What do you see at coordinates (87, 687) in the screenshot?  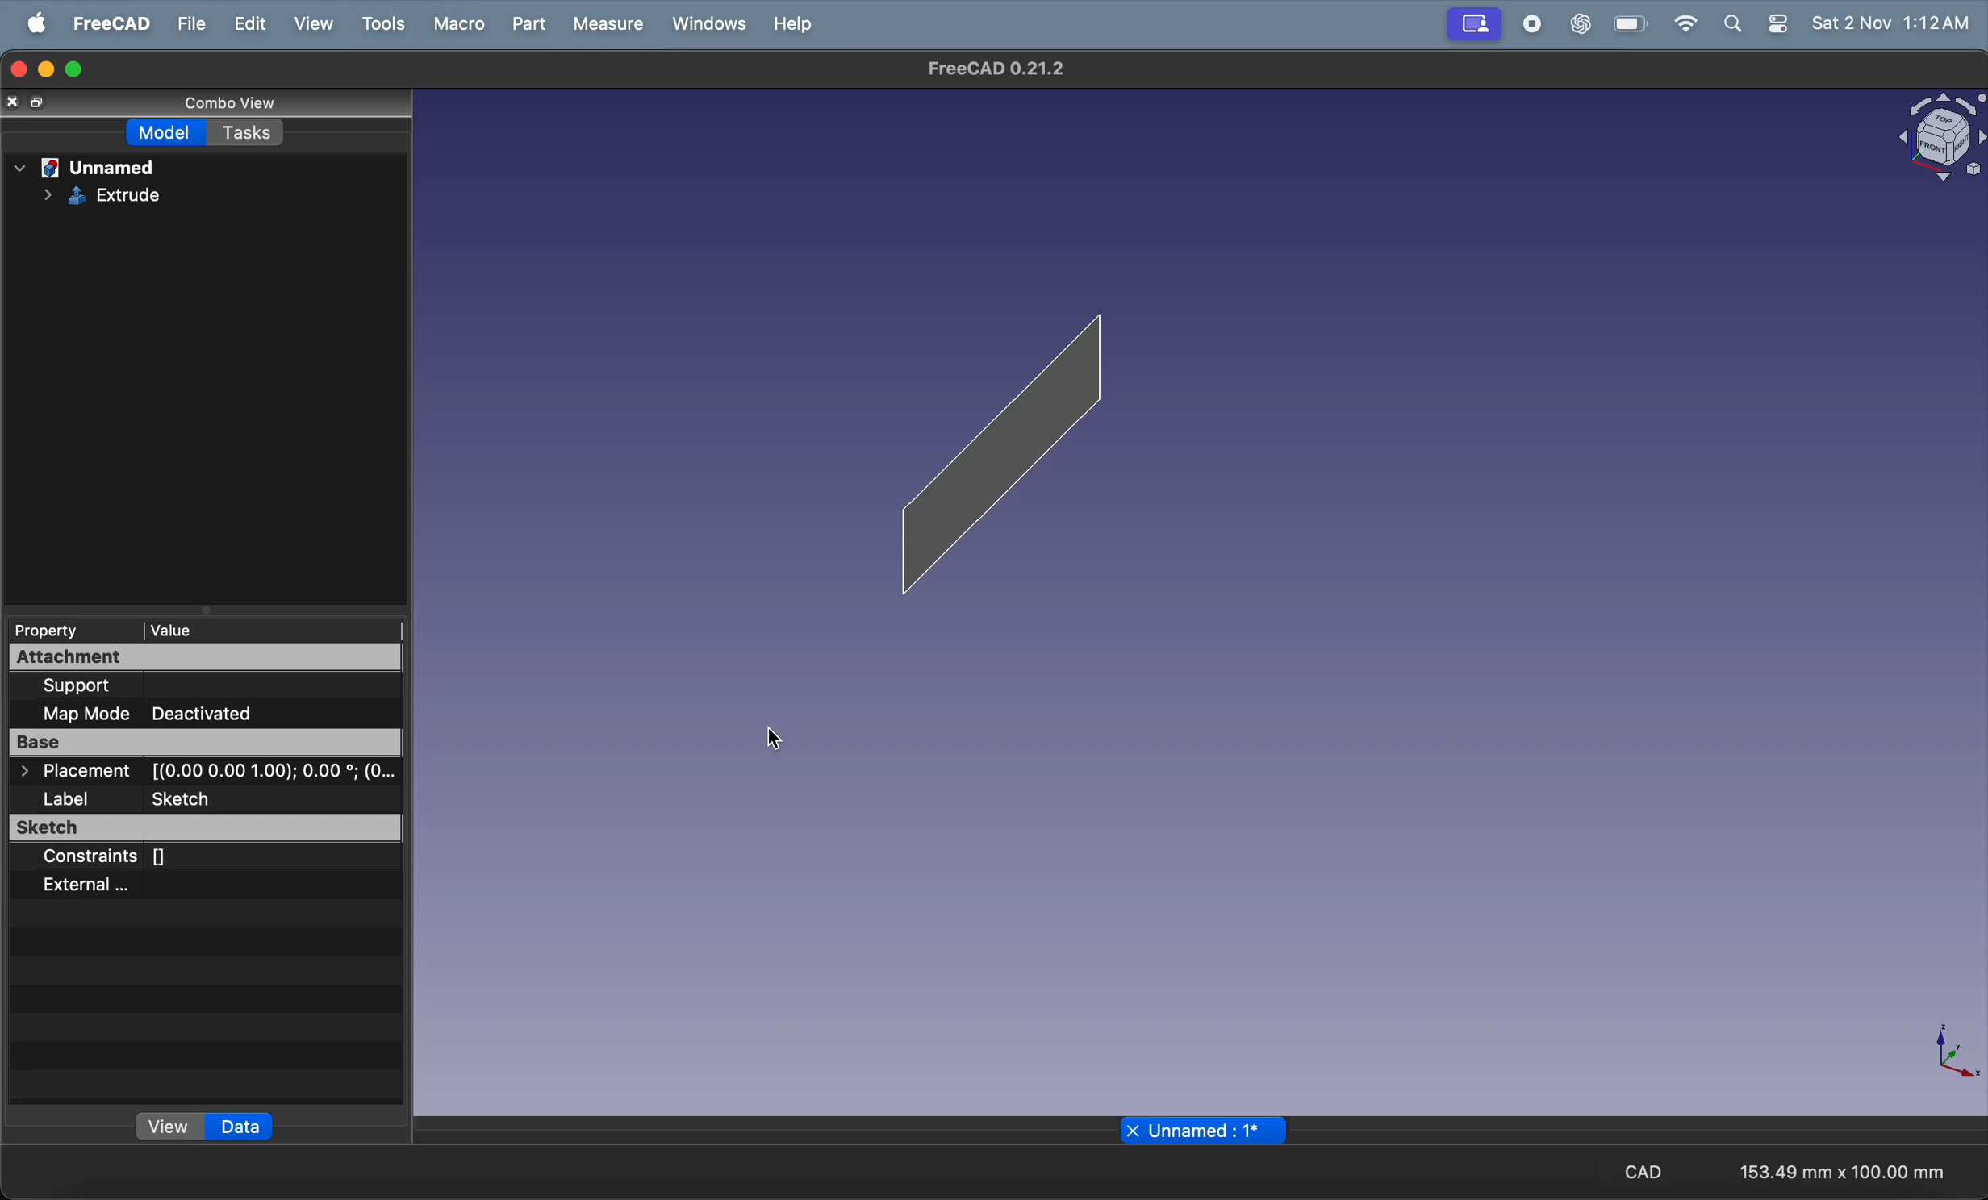 I see `support` at bounding box center [87, 687].